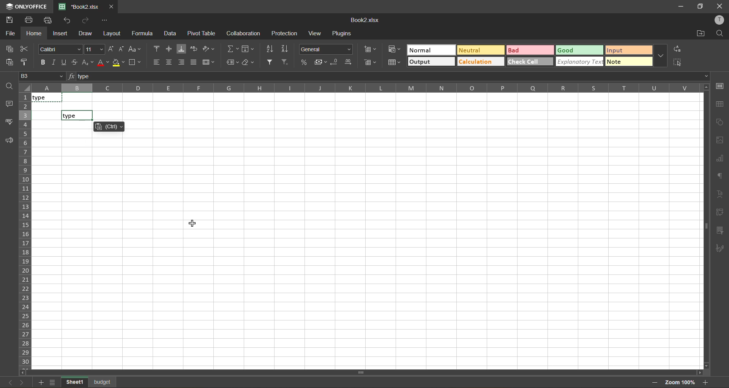 This screenshot has width=729, height=388. Describe the element at coordinates (109, 127) in the screenshot. I see `paste options` at that location.